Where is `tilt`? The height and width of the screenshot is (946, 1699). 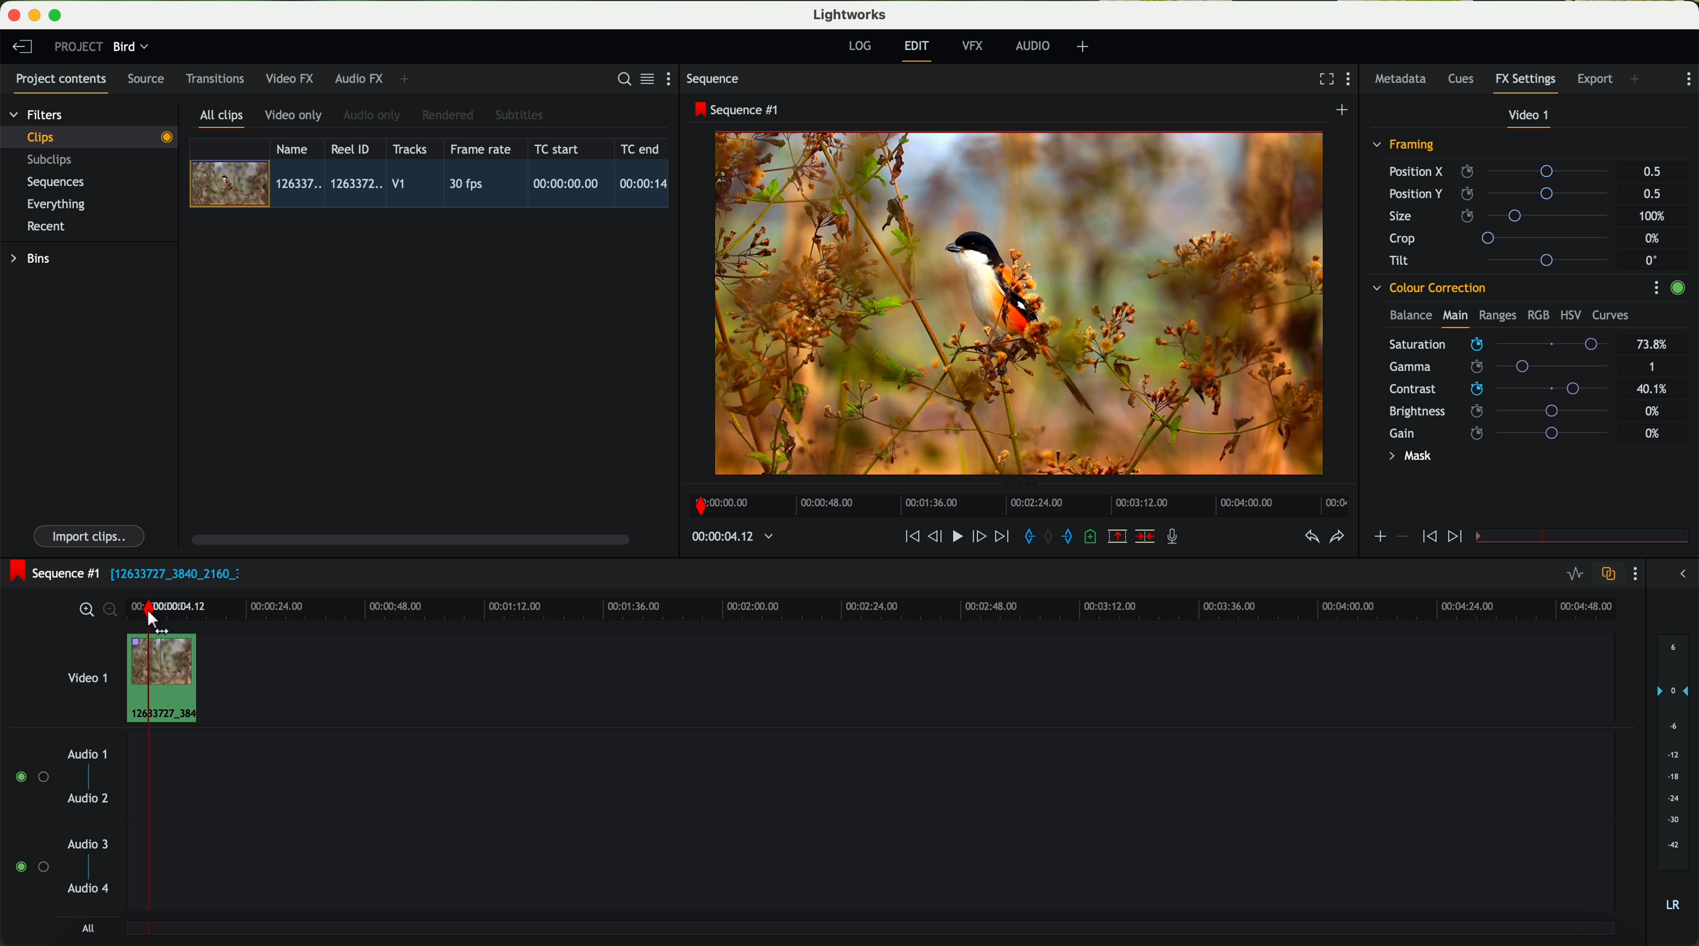 tilt is located at coordinates (1504, 260).